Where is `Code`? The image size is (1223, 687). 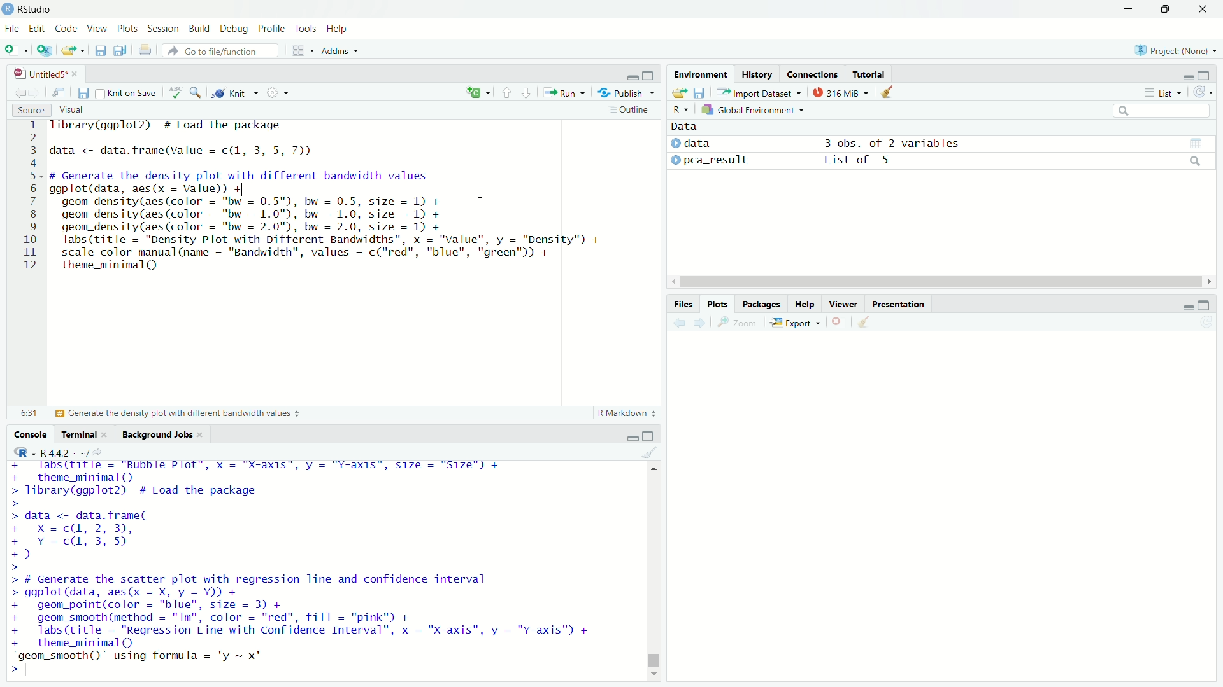
Code is located at coordinates (65, 27).